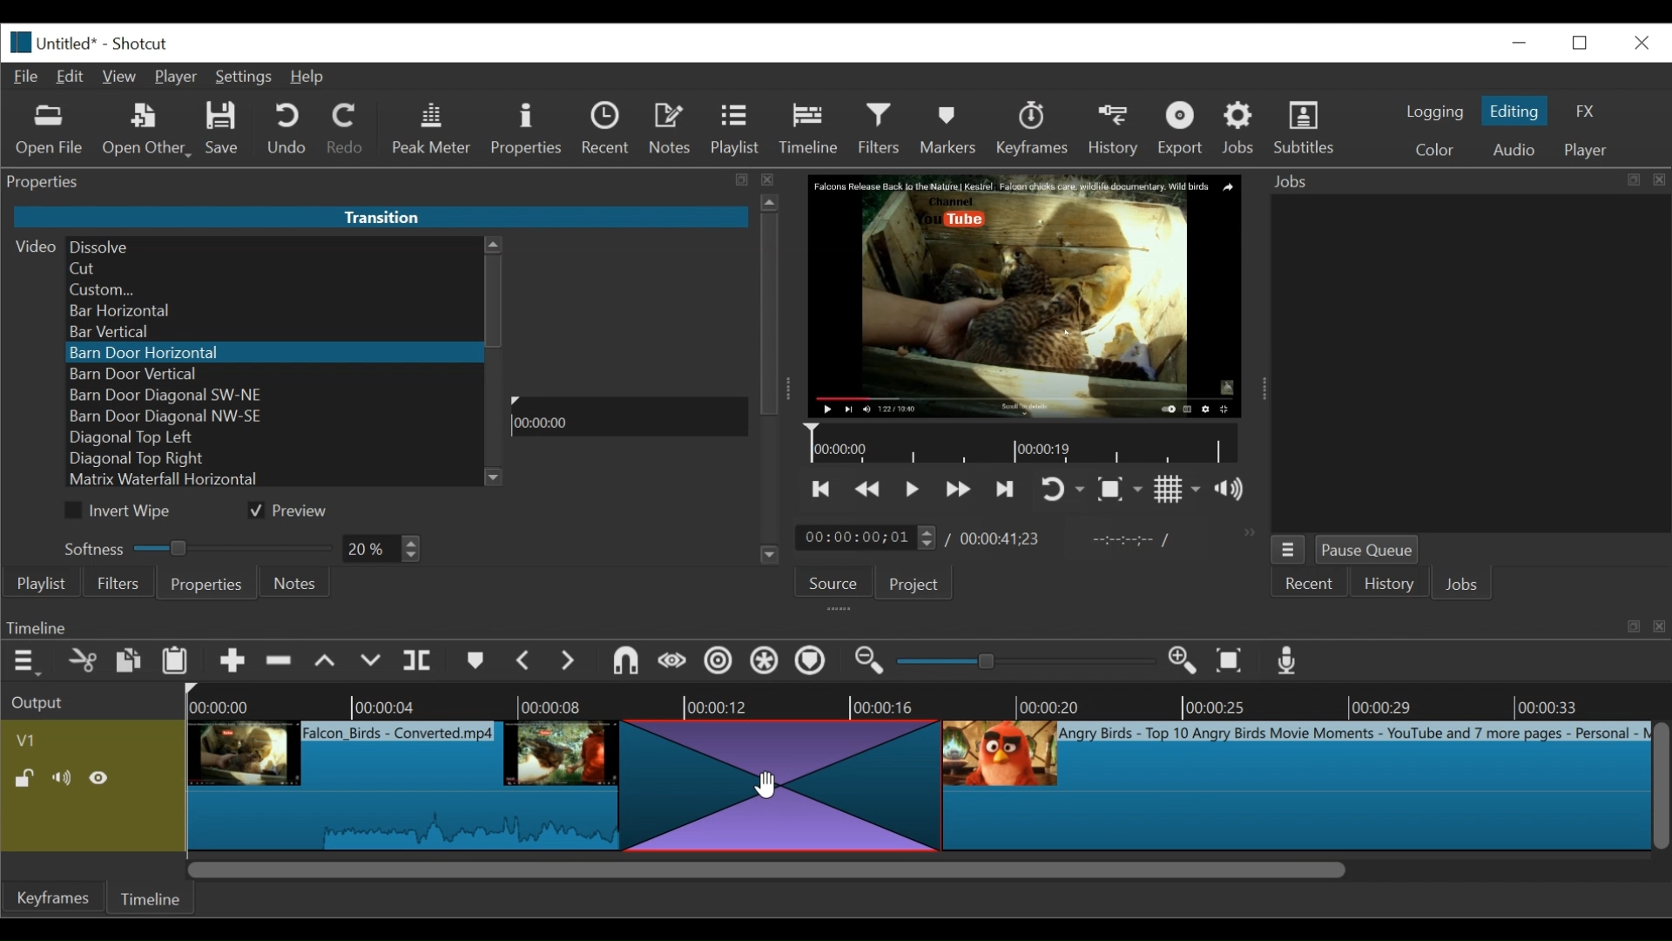  I want to click on Audio, so click(1513, 150).